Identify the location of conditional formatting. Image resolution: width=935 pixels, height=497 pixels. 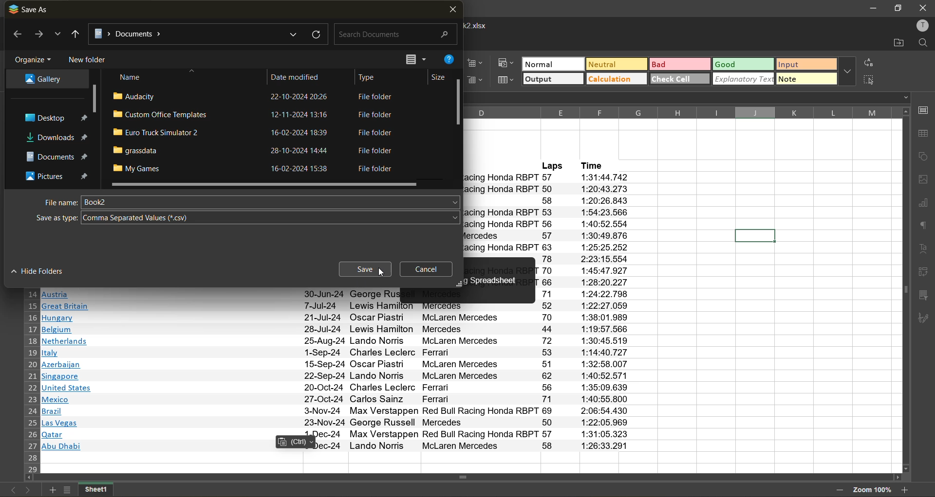
(508, 63).